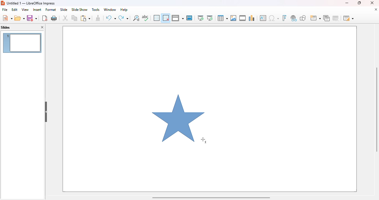 This screenshot has height=200, width=379. Describe the element at coordinates (200, 18) in the screenshot. I see `start from first slide` at that location.